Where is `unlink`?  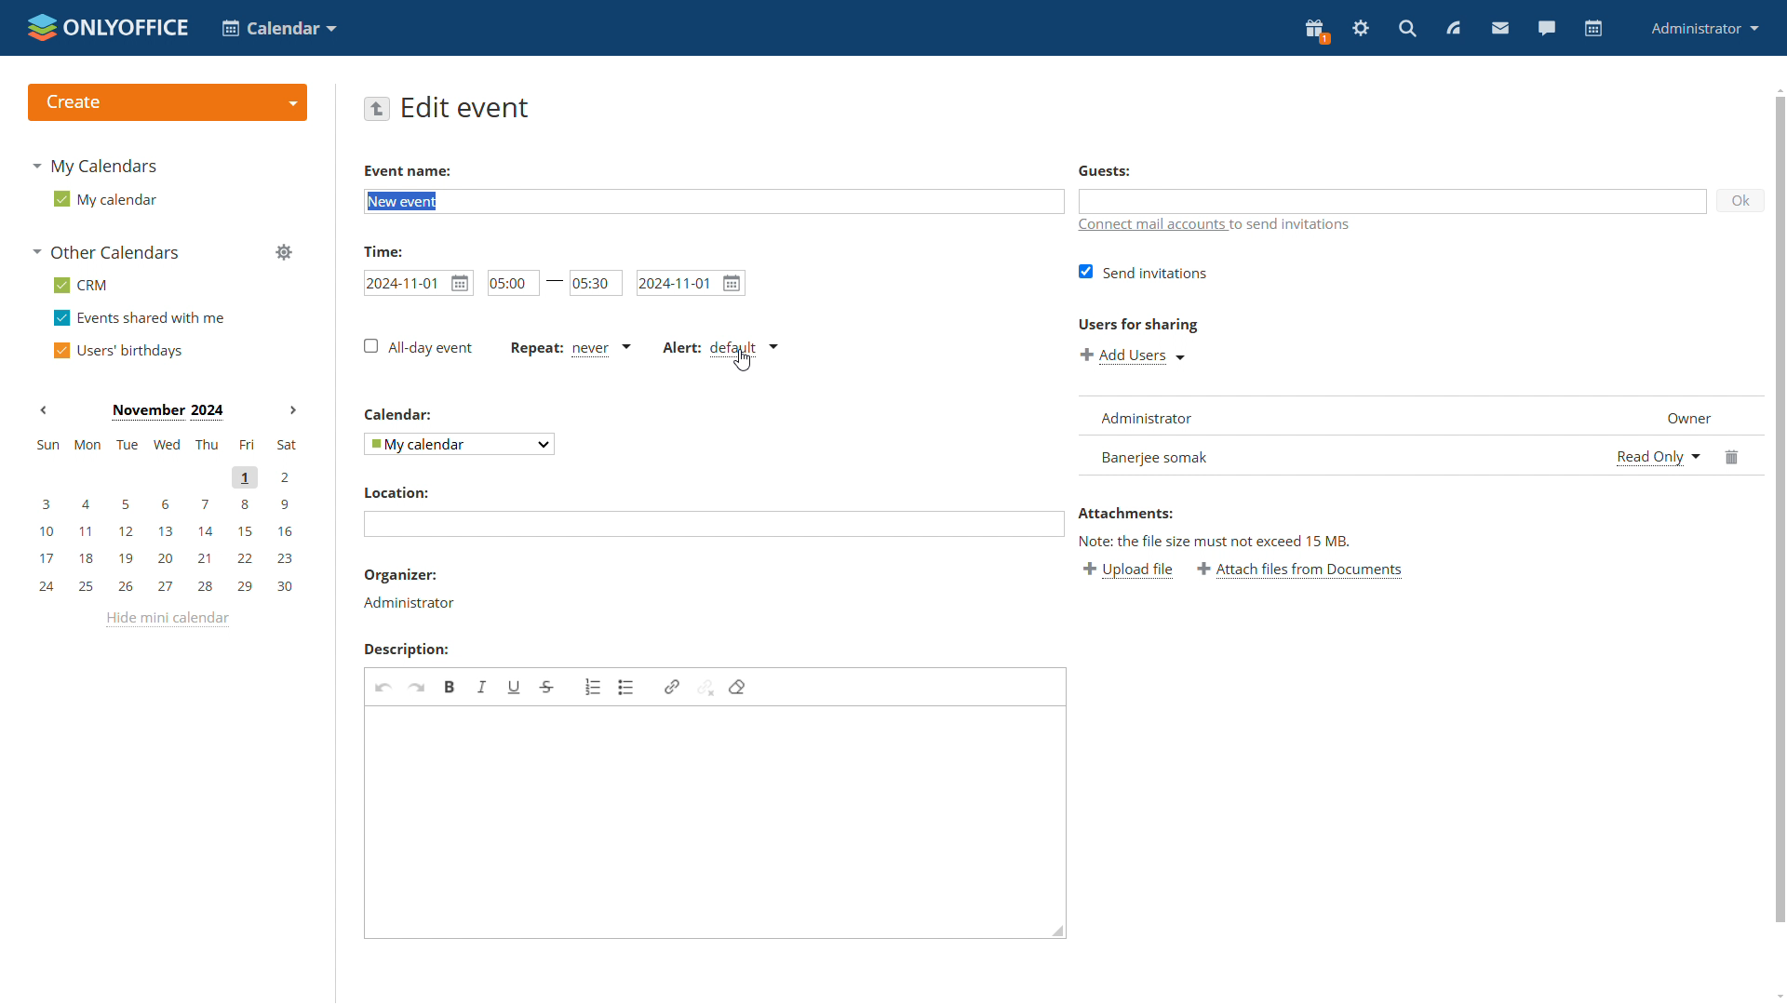 unlink is located at coordinates (705, 687).